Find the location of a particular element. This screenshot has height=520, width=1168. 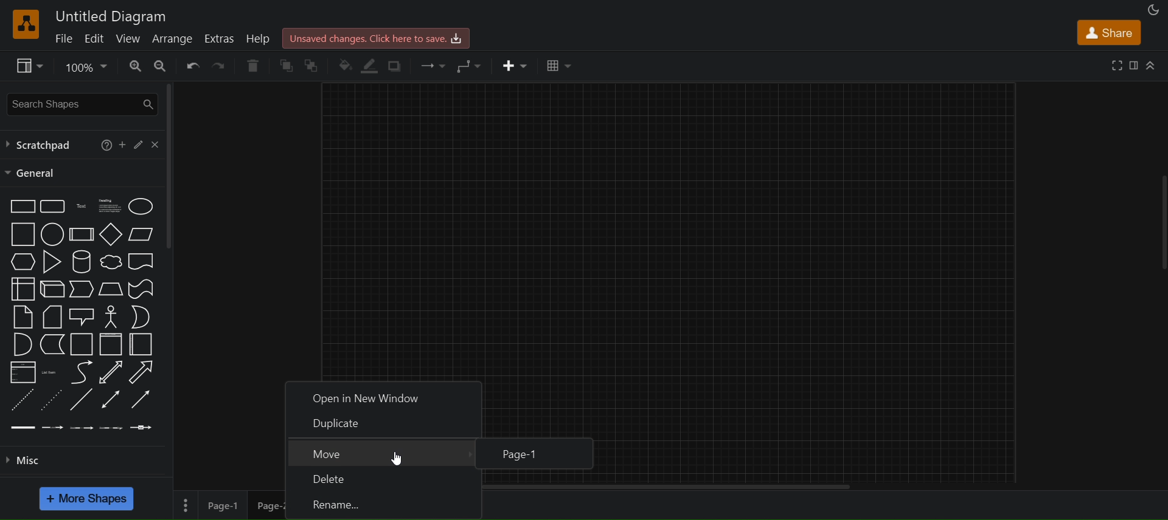

step is located at coordinates (82, 290).